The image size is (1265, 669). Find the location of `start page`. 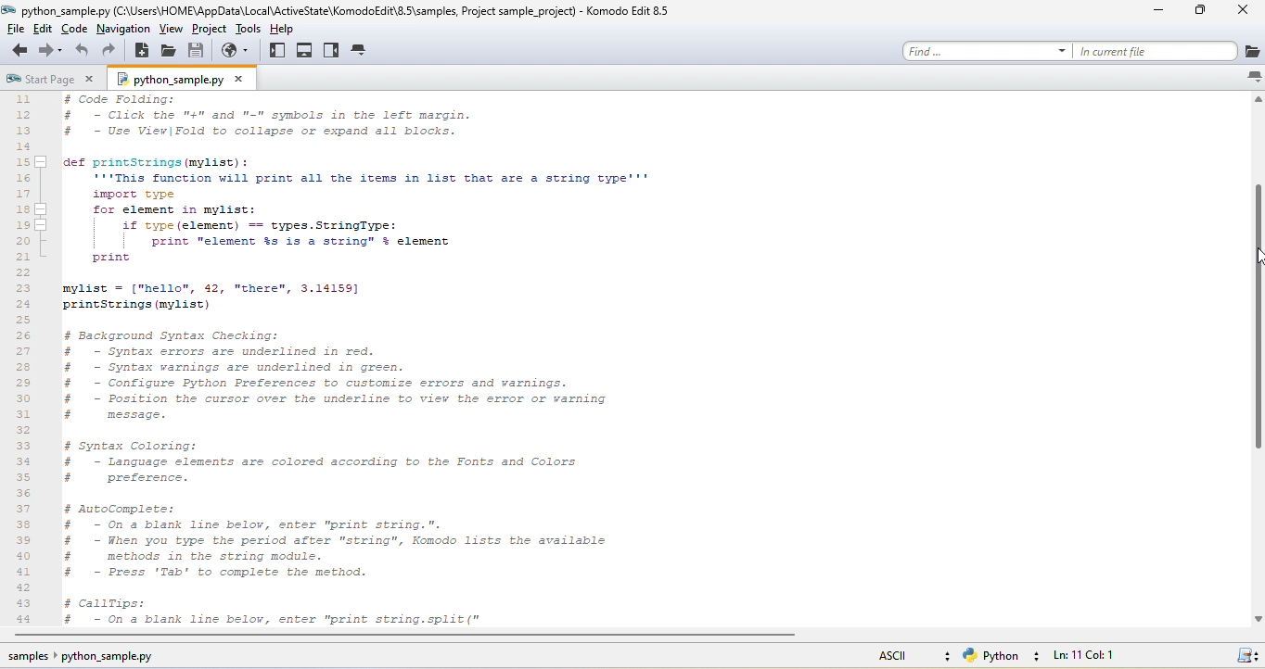

start page is located at coordinates (52, 78).